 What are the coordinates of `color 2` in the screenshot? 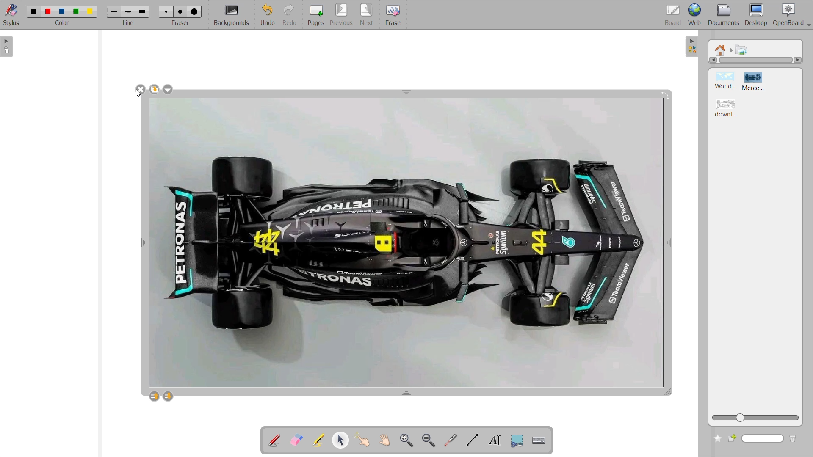 It's located at (48, 11).